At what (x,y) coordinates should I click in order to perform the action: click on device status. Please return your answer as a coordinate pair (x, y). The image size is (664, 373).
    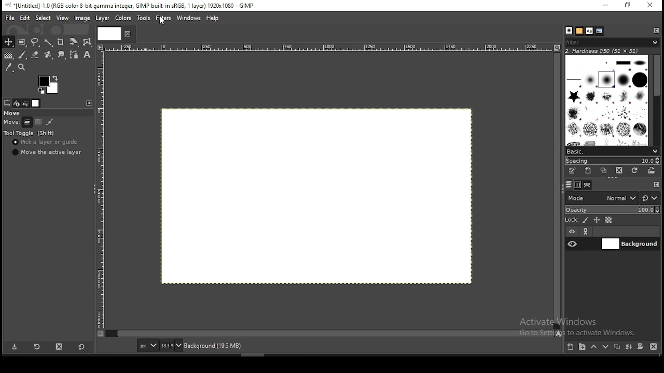
    Looking at the image, I should click on (17, 103).